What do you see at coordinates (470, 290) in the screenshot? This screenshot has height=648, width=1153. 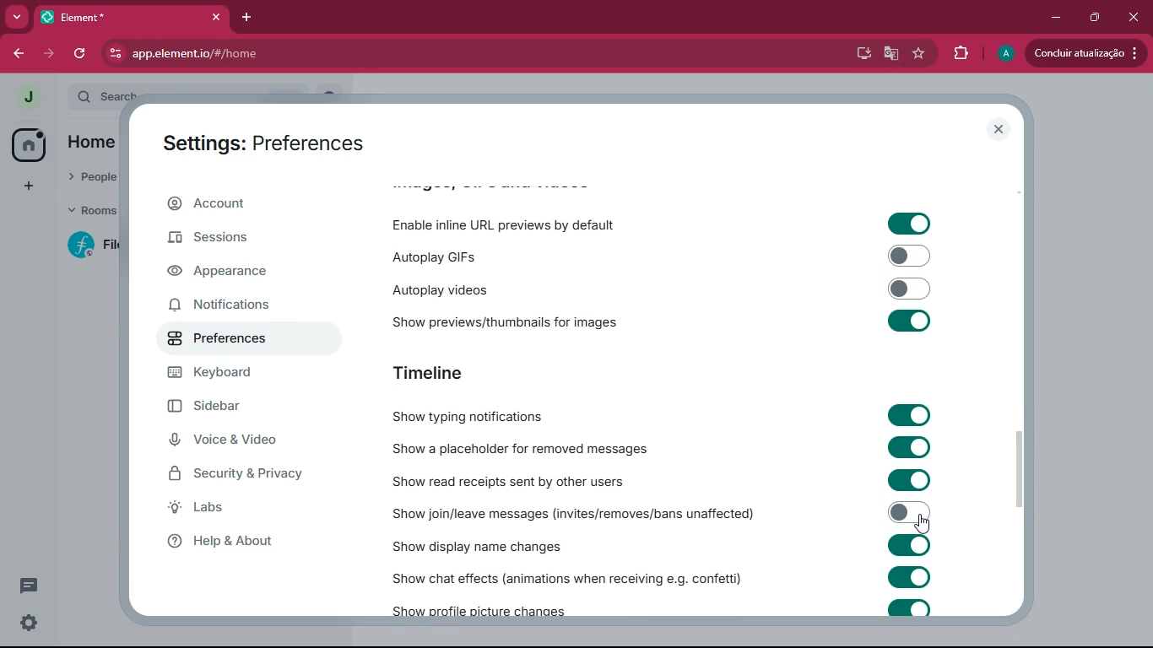 I see `autoplay videos` at bounding box center [470, 290].